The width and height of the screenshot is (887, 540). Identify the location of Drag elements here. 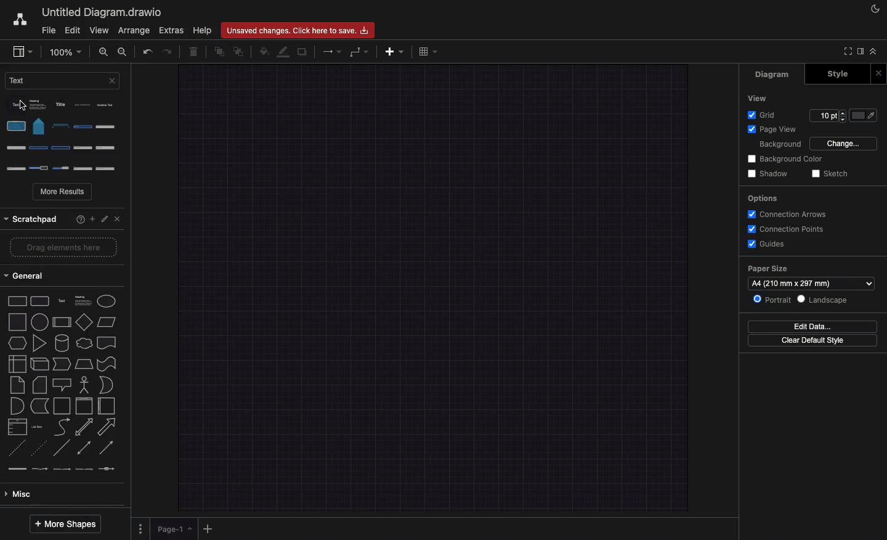
(59, 248).